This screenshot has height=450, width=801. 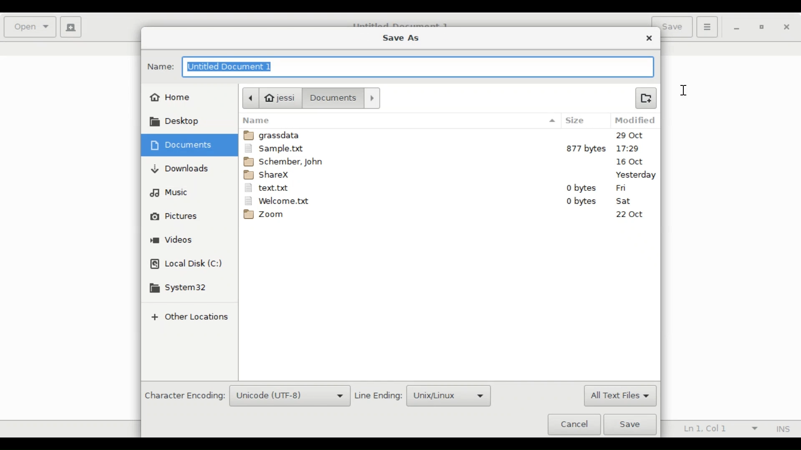 What do you see at coordinates (399, 120) in the screenshot?
I see `Name` at bounding box center [399, 120].